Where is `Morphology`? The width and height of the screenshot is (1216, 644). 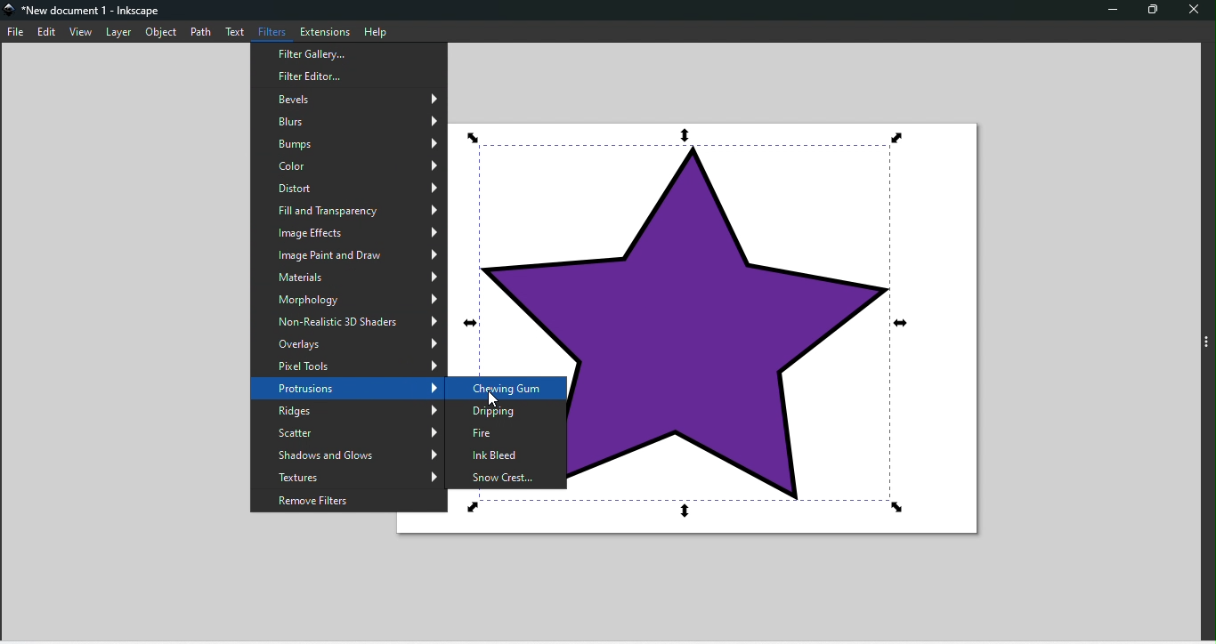 Morphology is located at coordinates (349, 298).